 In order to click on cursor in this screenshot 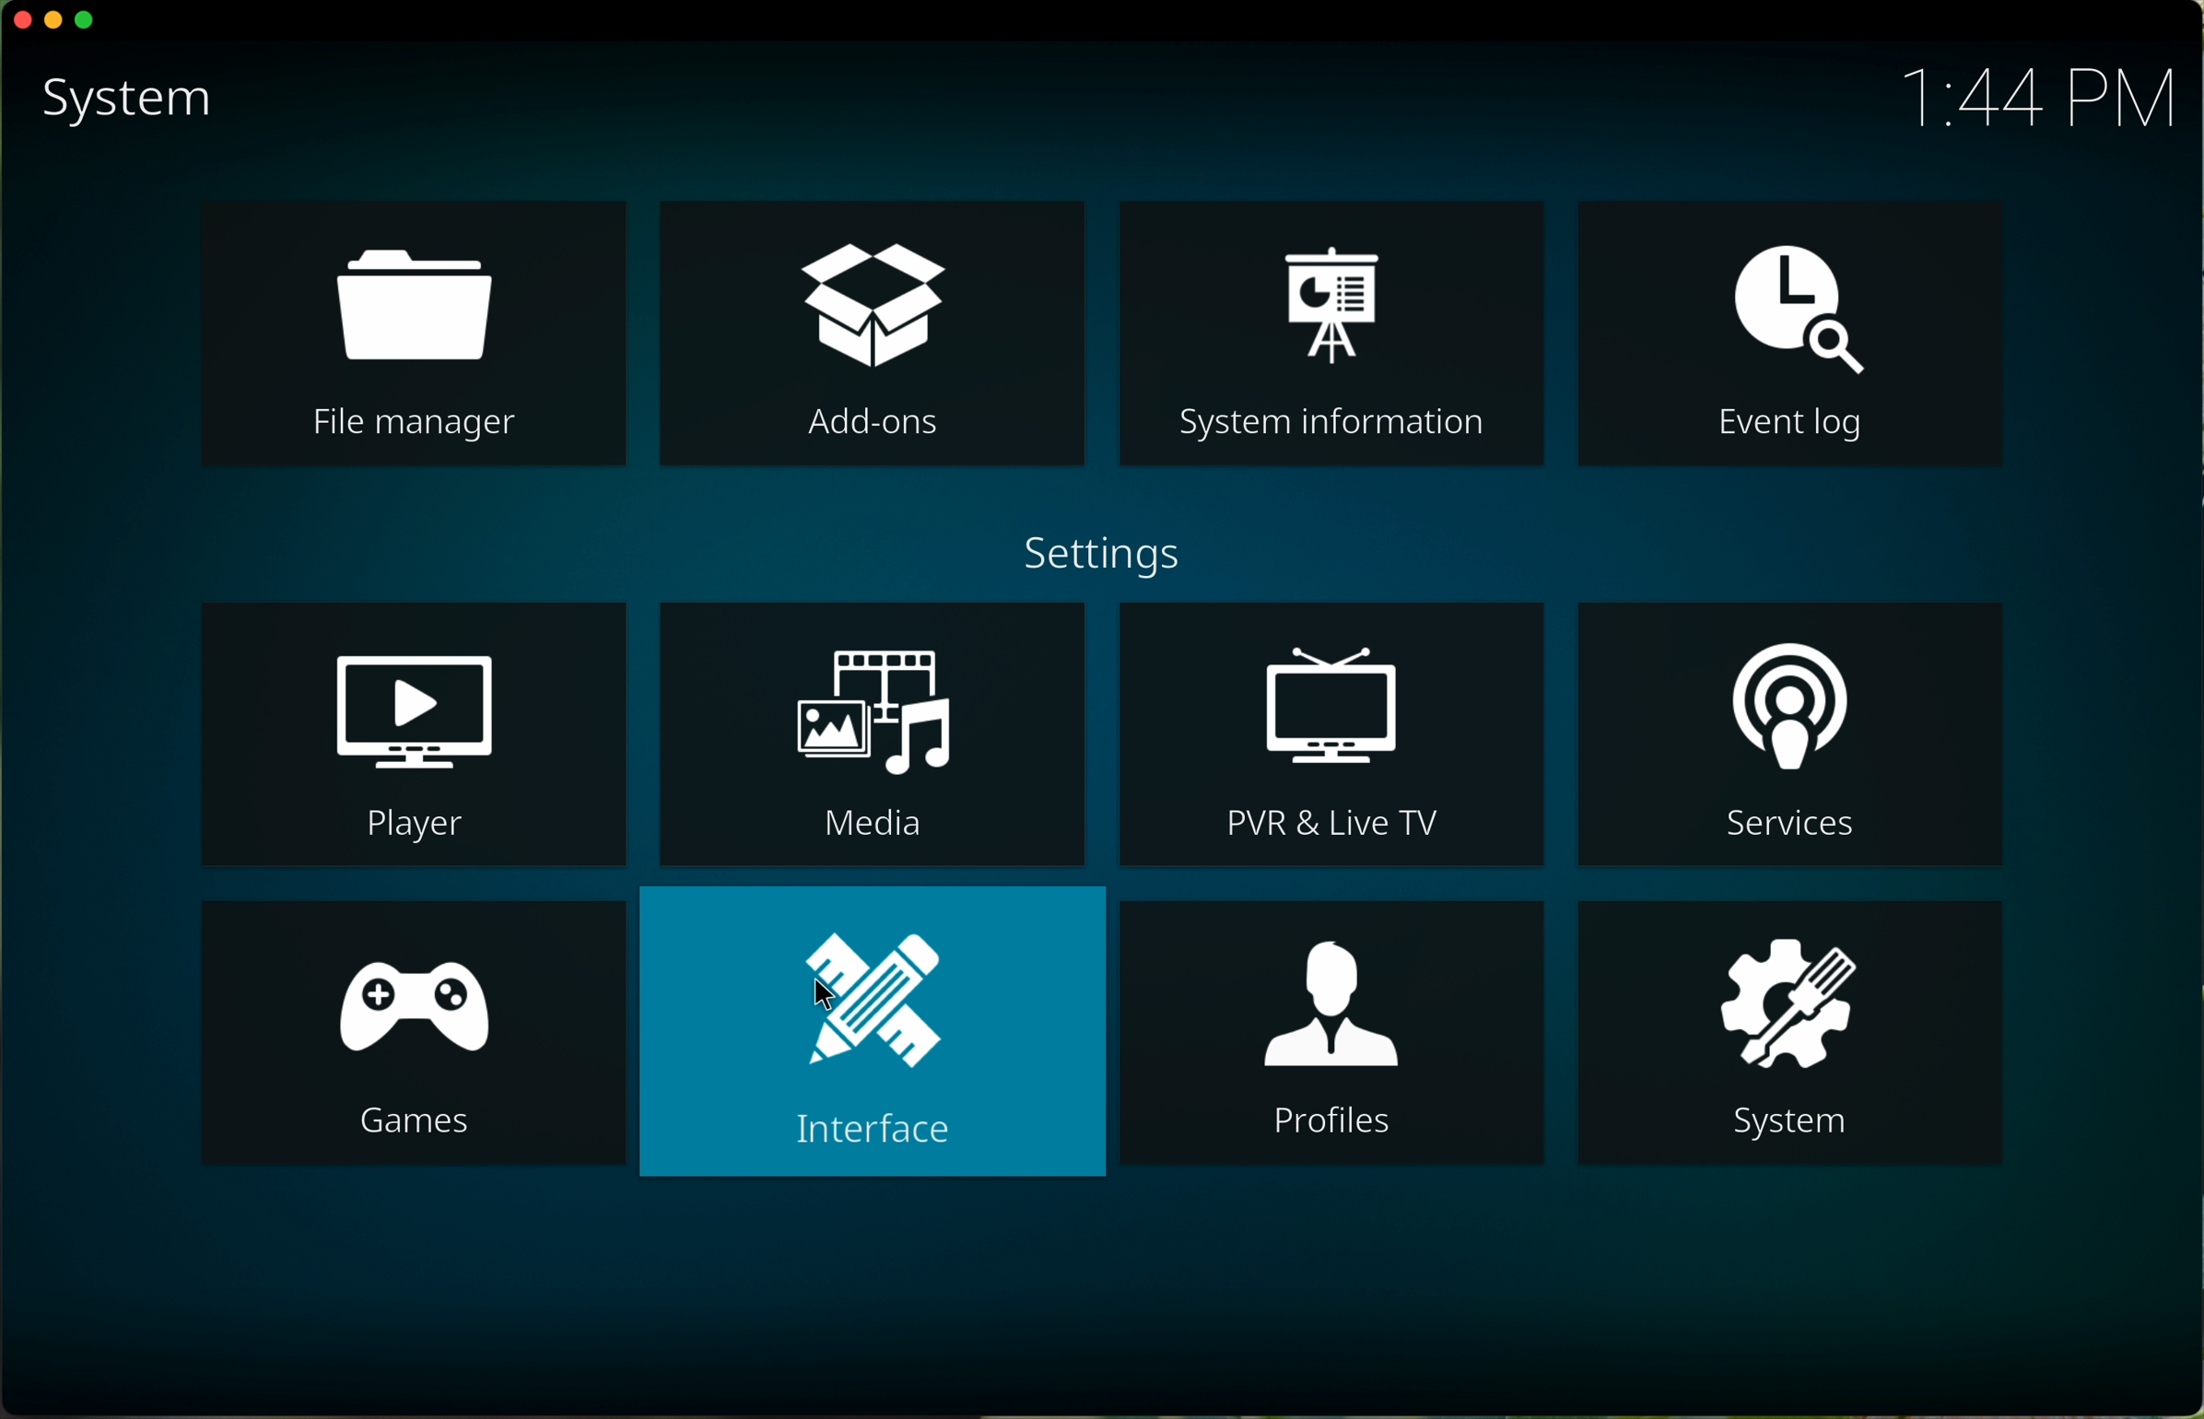, I will do `click(819, 999)`.